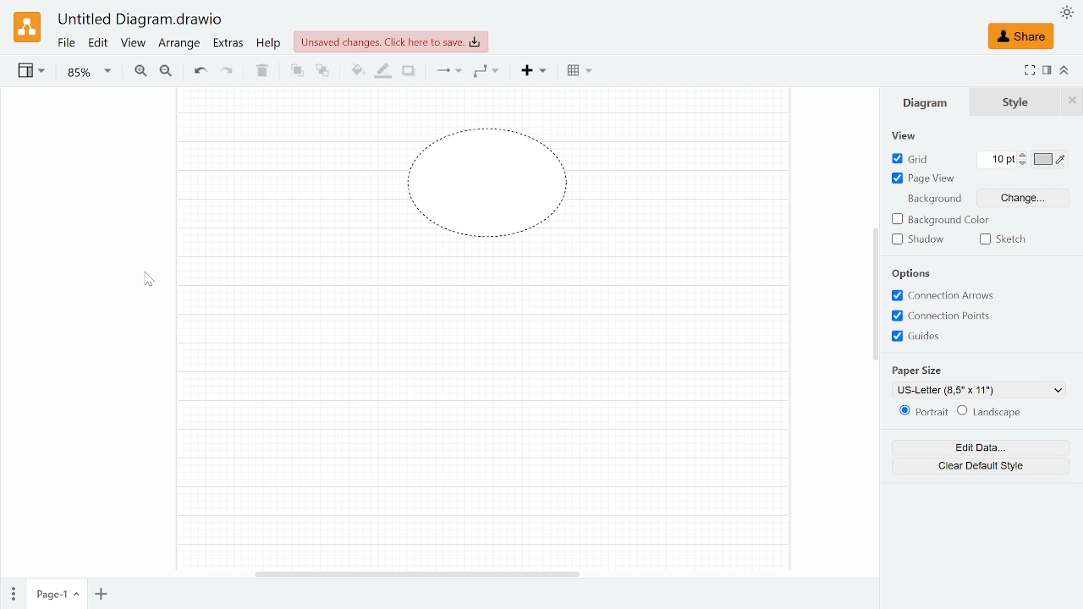  What do you see at coordinates (1073, 101) in the screenshot?
I see `Close` at bounding box center [1073, 101].